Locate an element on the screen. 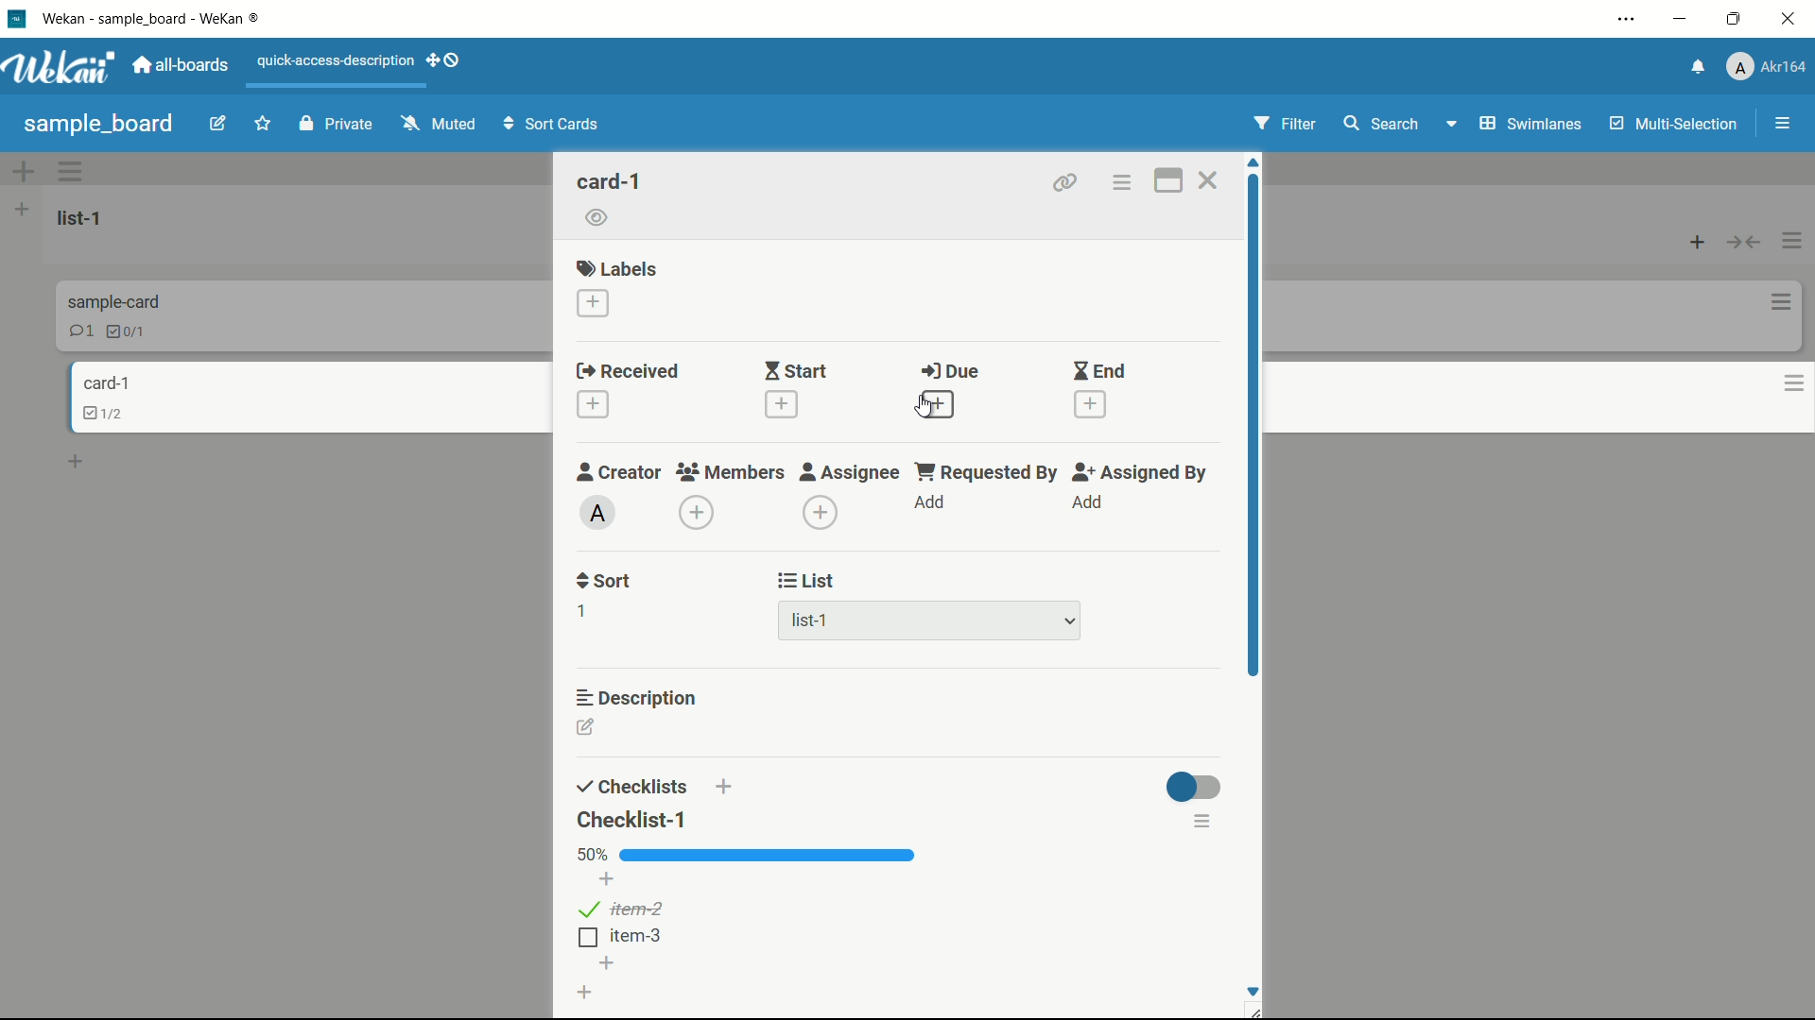 The image size is (1815, 1020). Akr164 is located at coordinates (1762, 67).